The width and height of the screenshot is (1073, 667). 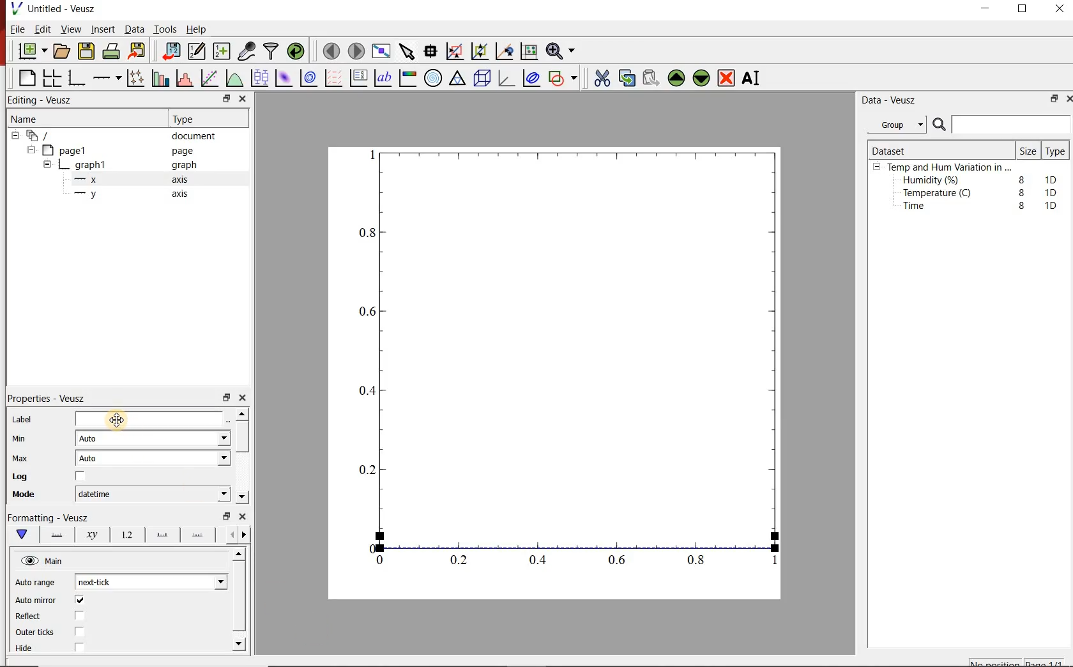 What do you see at coordinates (368, 232) in the screenshot?
I see `0.8` at bounding box center [368, 232].